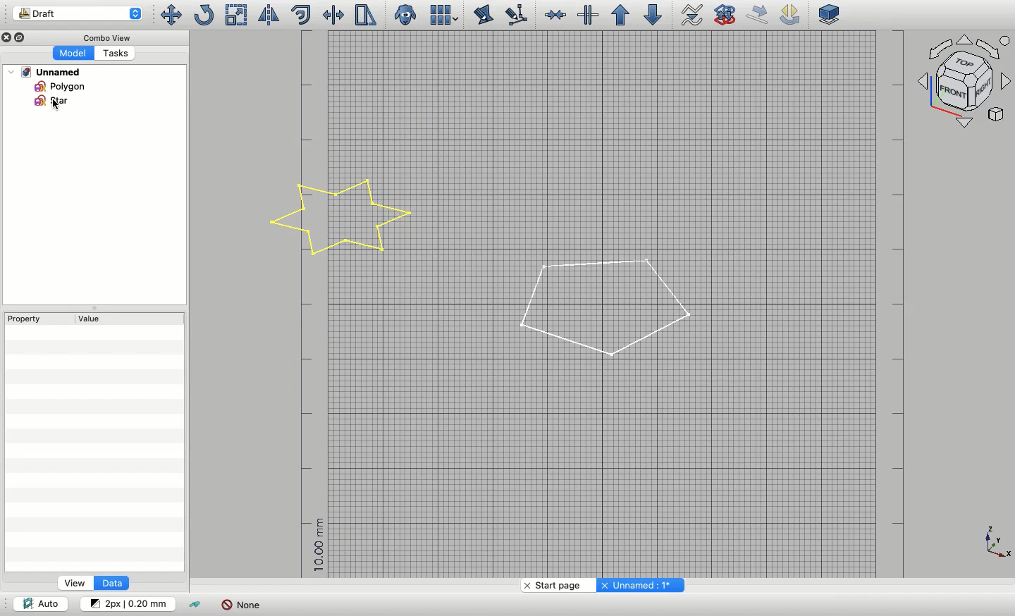 The width and height of the screenshot is (1015, 616). What do you see at coordinates (75, 13) in the screenshot?
I see `Draft workbench` at bounding box center [75, 13].